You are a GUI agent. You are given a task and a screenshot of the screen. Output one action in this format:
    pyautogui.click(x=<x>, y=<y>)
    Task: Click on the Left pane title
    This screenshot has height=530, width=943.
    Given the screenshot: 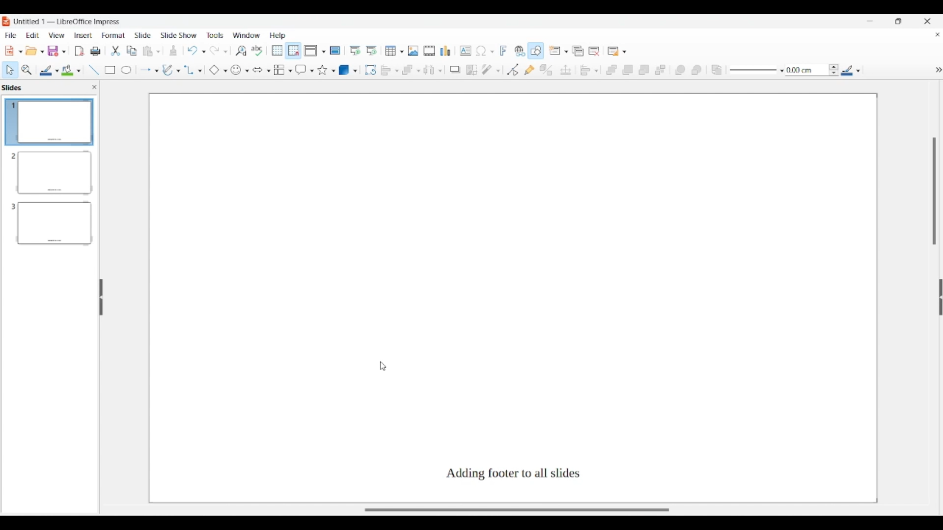 What is the action you would take?
    pyautogui.click(x=14, y=87)
    